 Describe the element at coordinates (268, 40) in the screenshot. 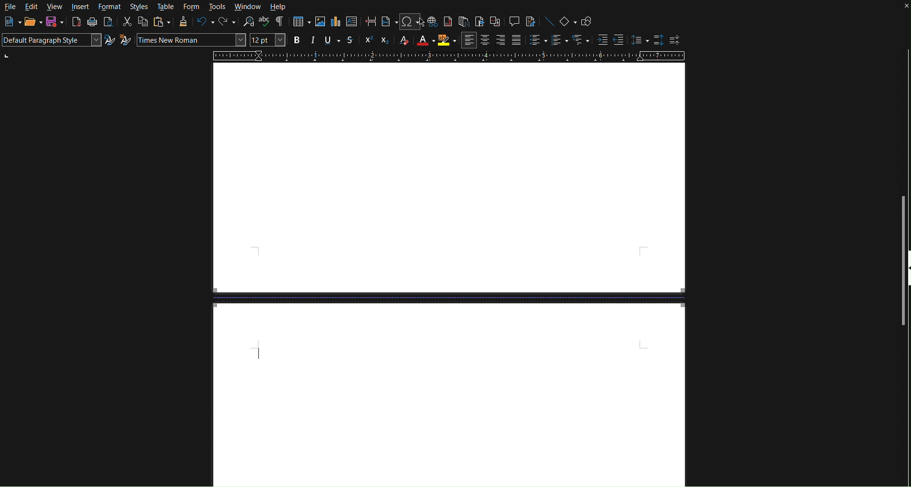

I see `Font Size - 12pt` at that location.